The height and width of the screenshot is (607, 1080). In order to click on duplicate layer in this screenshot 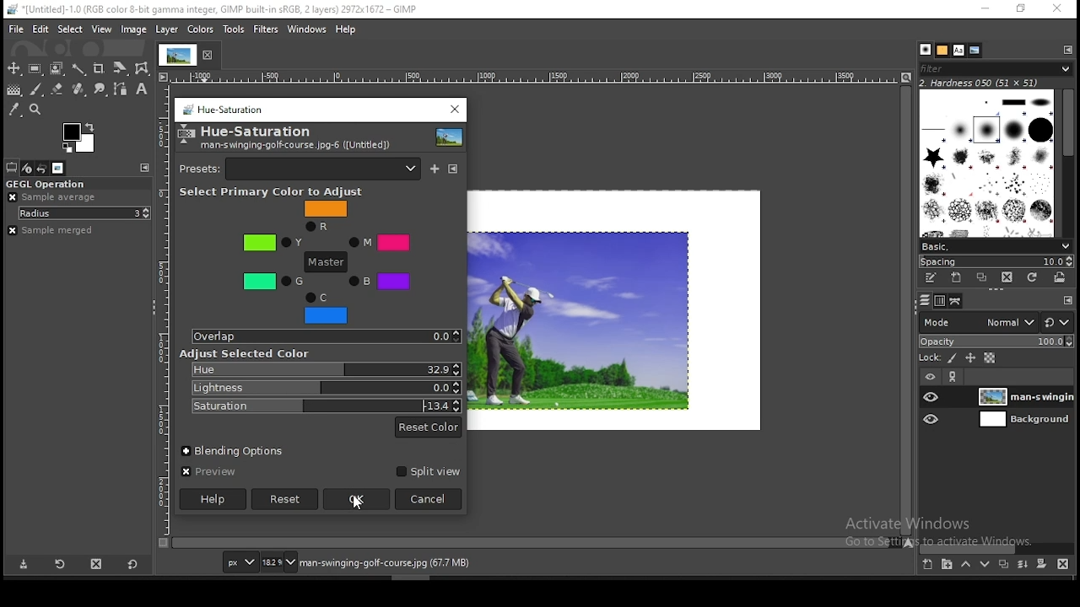, I will do `click(1004, 564)`.